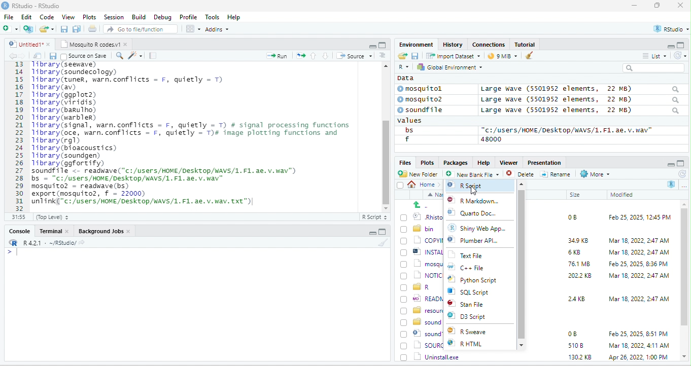 Image resolution: width=691 pixels, height=366 pixels. I want to click on clases, so click(490, 44).